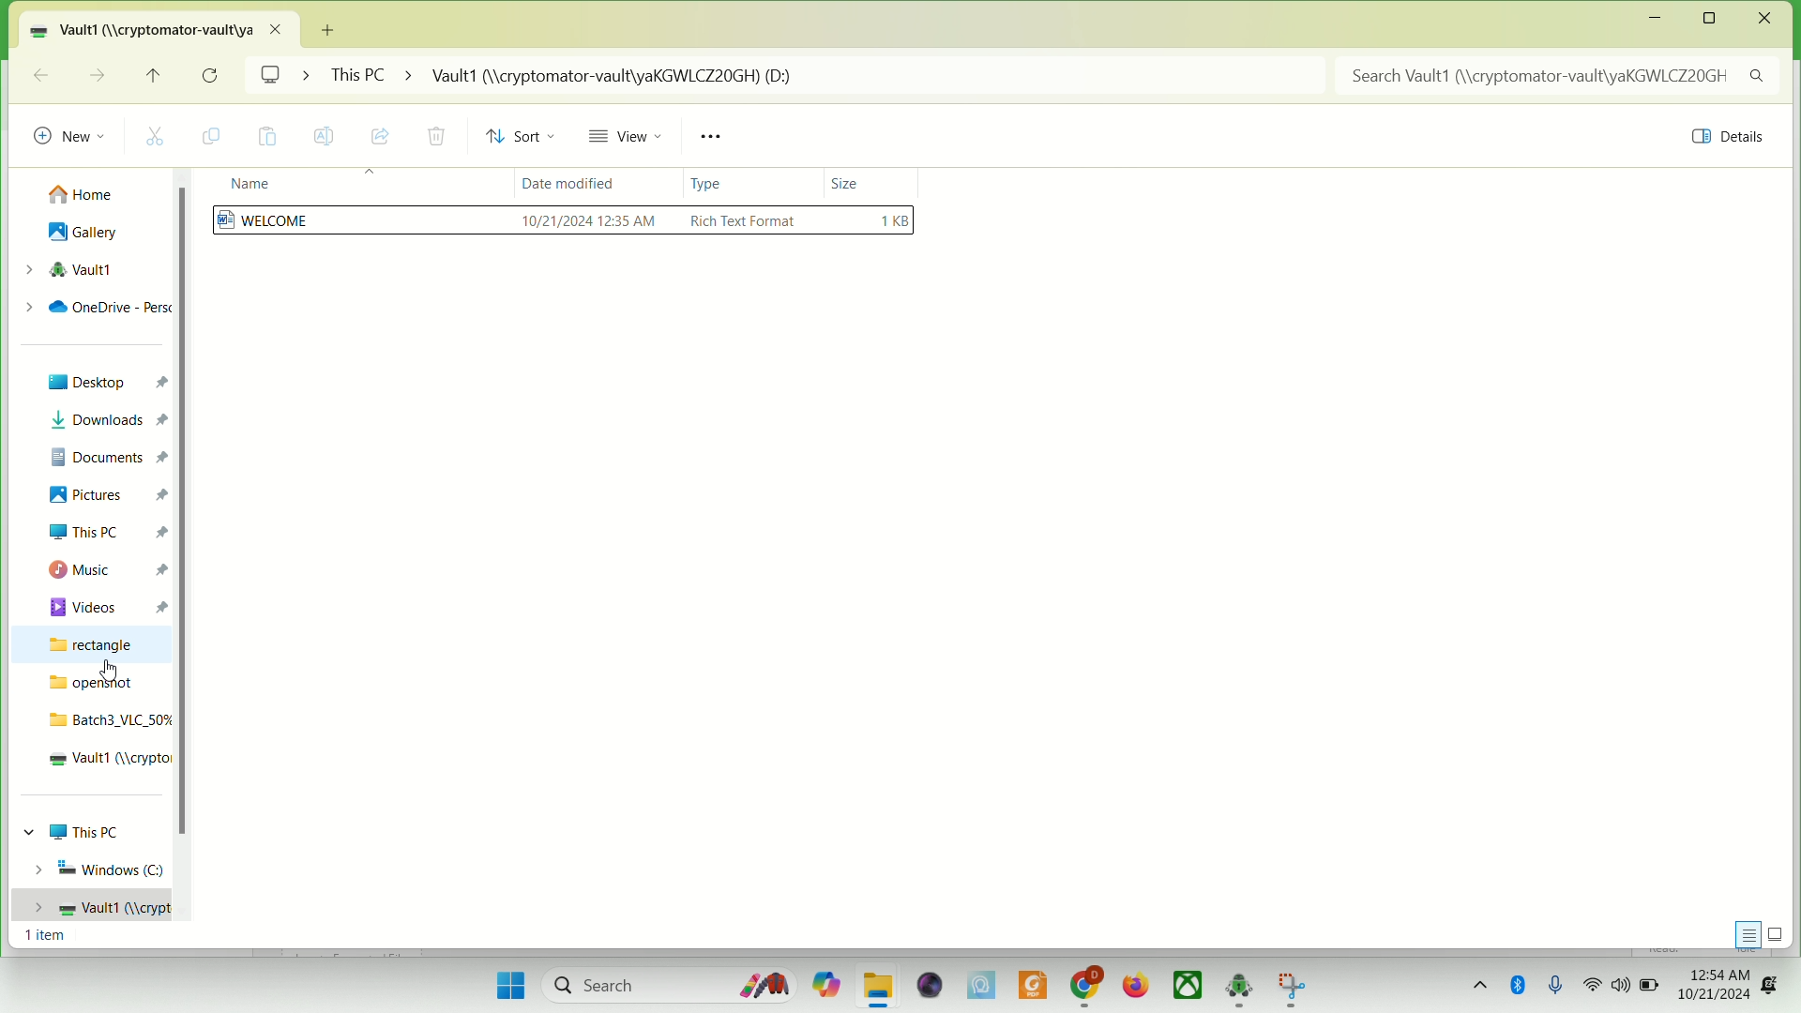 The width and height of the screenshot is (1801, 1013). Describe the element at coordinates (93, 306) in the screenshot. I see `onedrive-personal` at that location.